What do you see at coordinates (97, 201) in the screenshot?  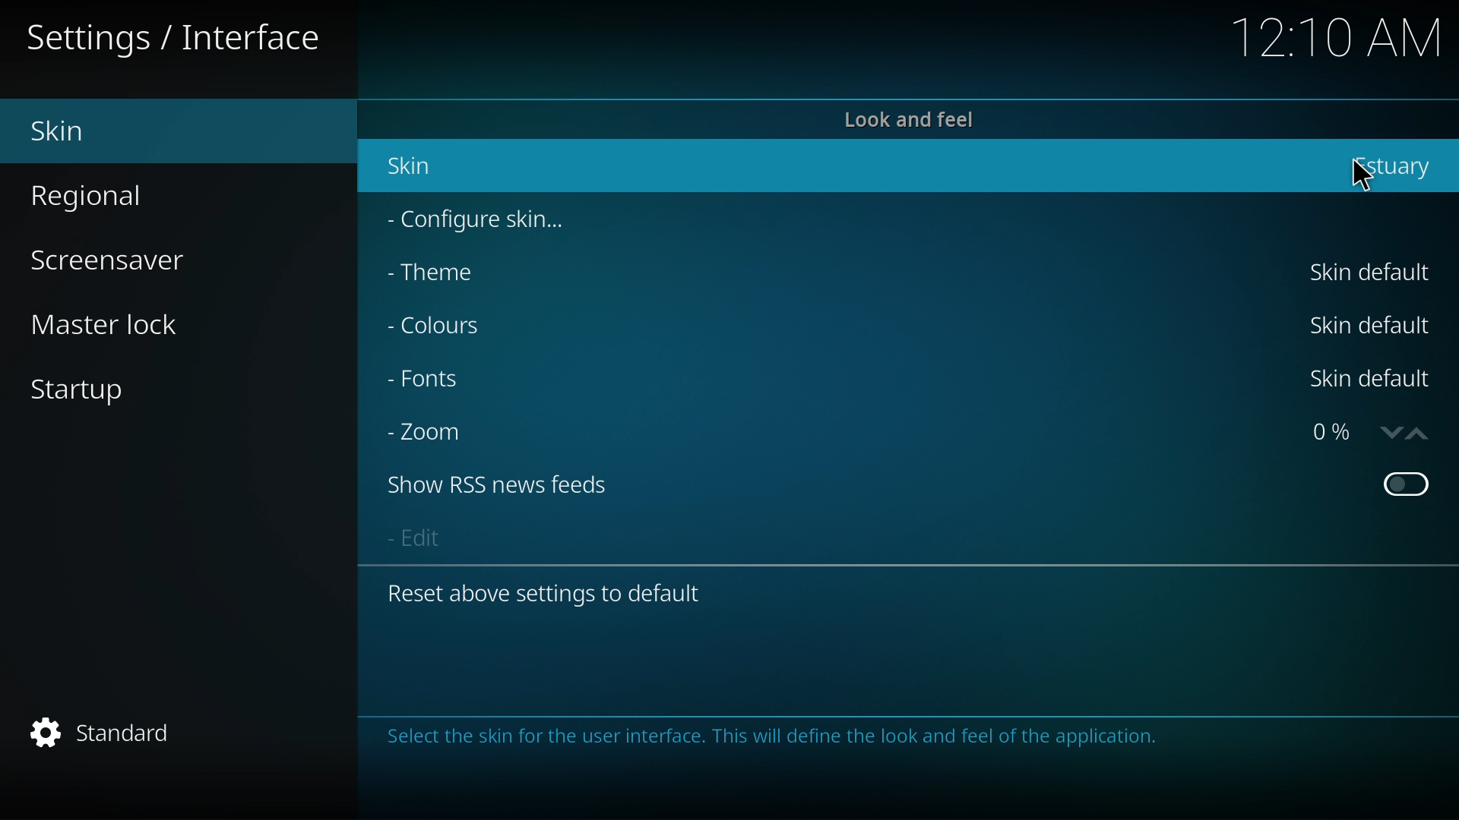 I see `regional` at bounding box center [97, 201].